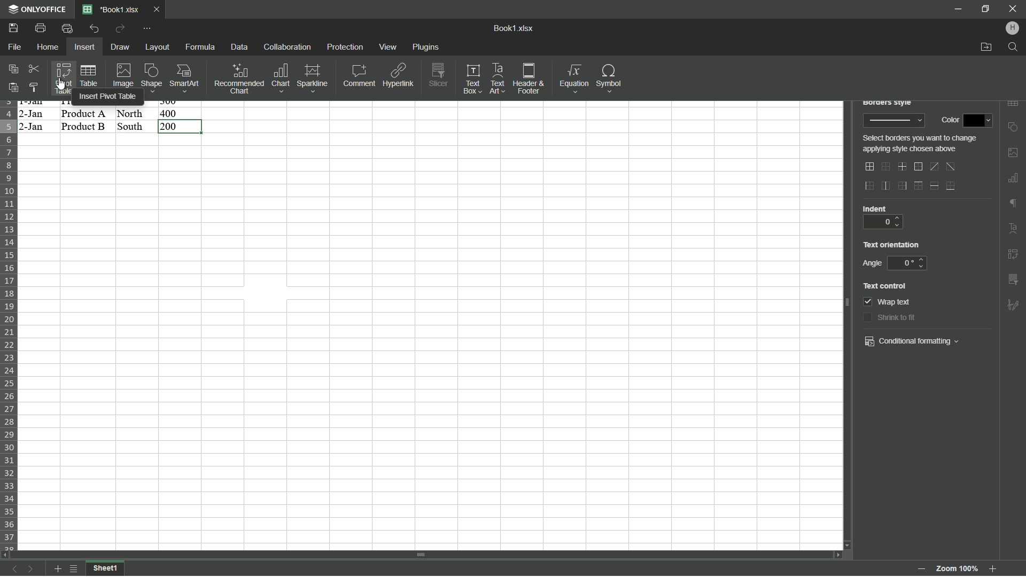  What do you see at coordinates (357, 75) in the screenshot?
I see `Comment` at bounding box center [357, 75].